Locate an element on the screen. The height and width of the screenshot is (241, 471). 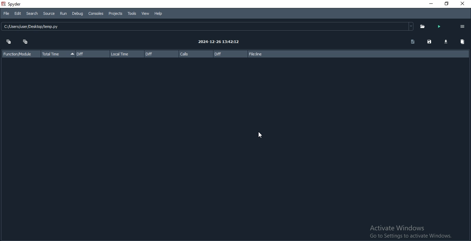
2024-12-26 13:42:12 is located at coordinates (221, 42).